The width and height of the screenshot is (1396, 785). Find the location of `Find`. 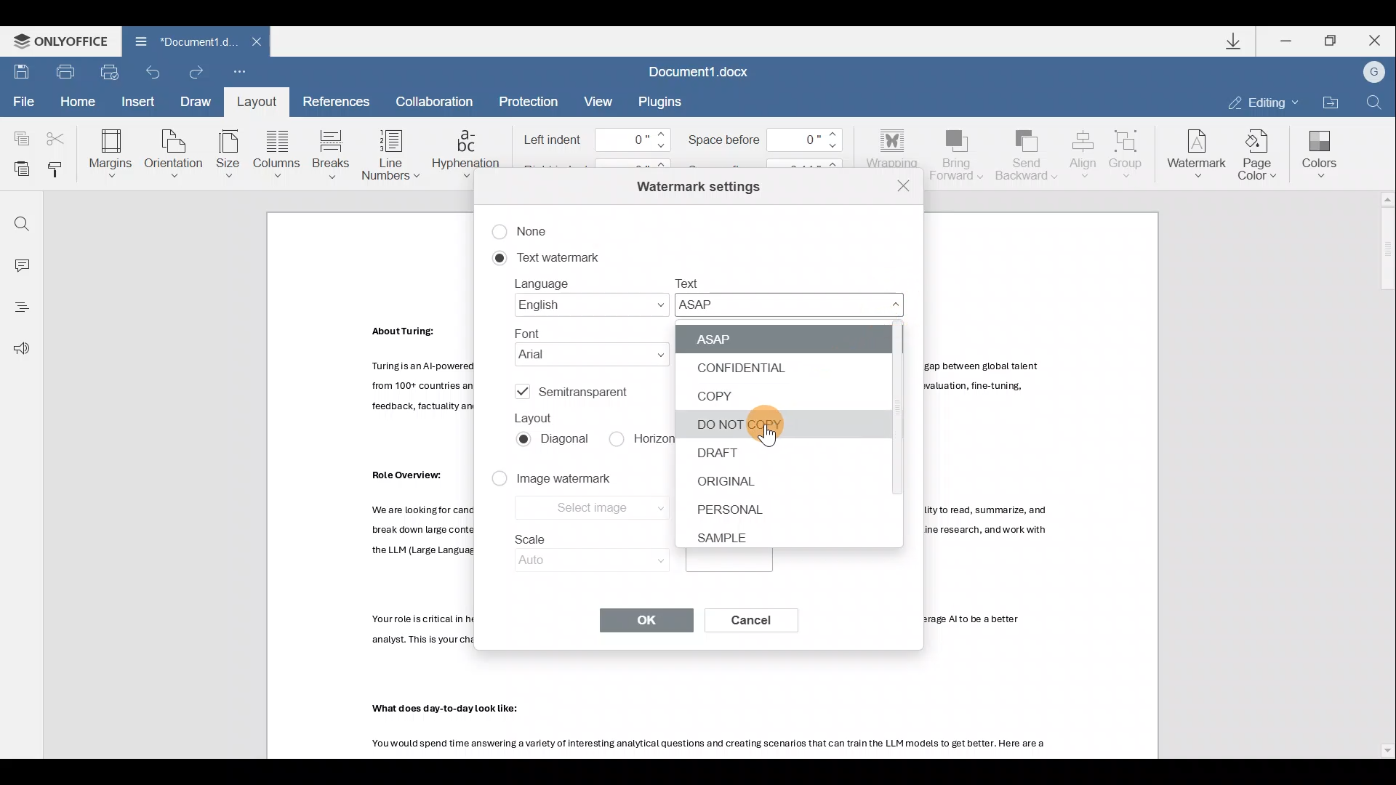

Find is located at coordinates (1374, 100).